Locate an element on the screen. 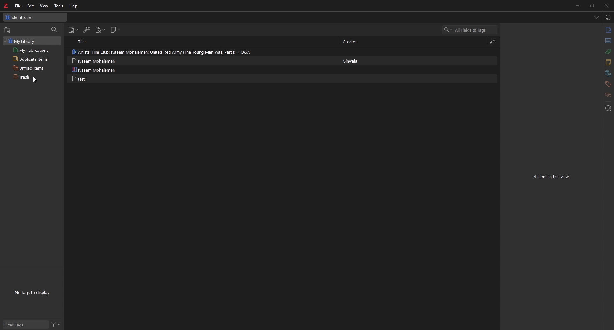 This screenshot has width=614, height=330. note is located at coordinates (98, 61).